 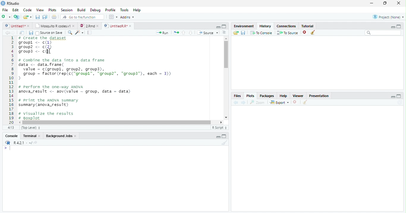 I want to click on Print  the current file, so click(x=54, y=17).